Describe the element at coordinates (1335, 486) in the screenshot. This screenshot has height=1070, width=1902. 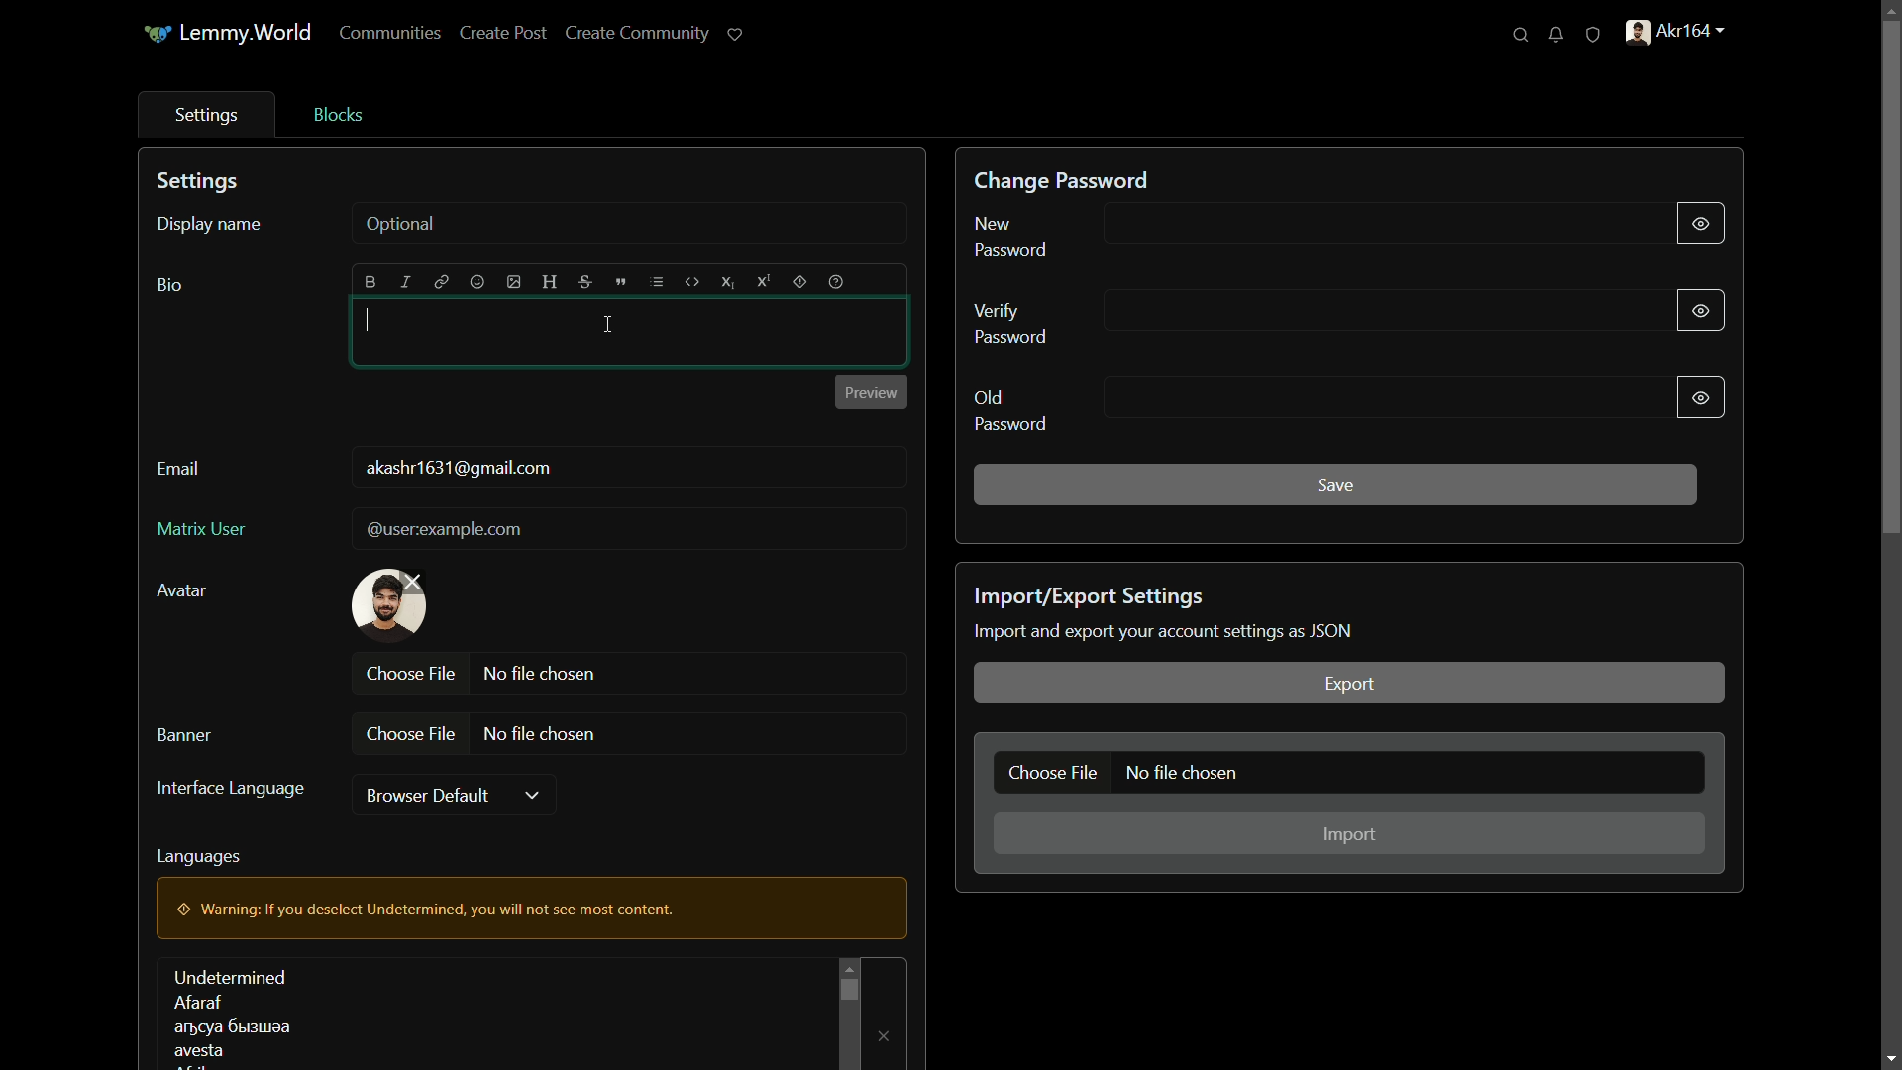
I see `save` at that location.